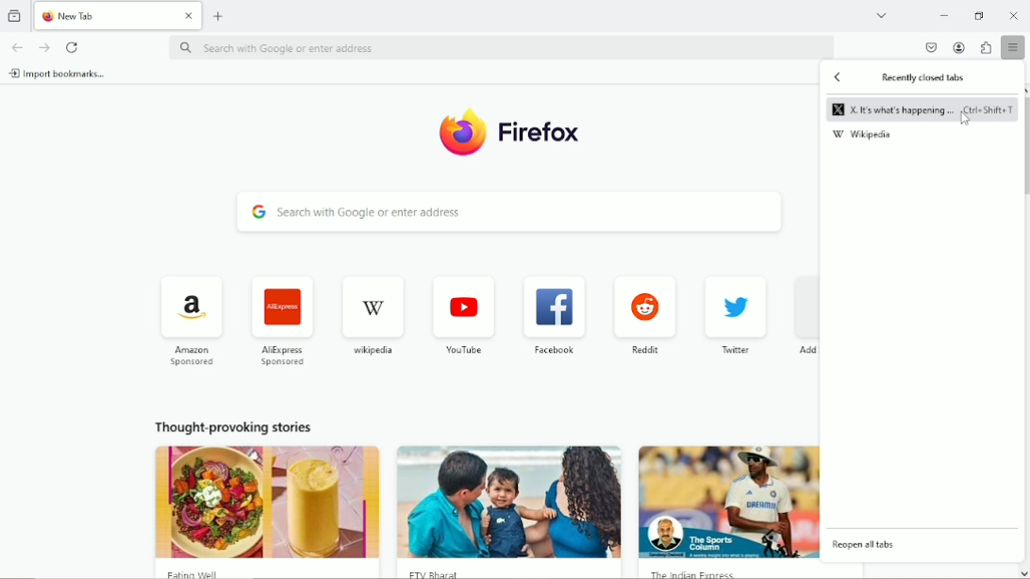 This screenshot has width=1030, height=579. What do you see at coordinates (553, 351) in the screenshot?
I see `facebook` at bounding box center [553, 351].